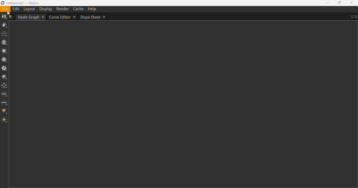  I want to click on logo, so click(3, 3).